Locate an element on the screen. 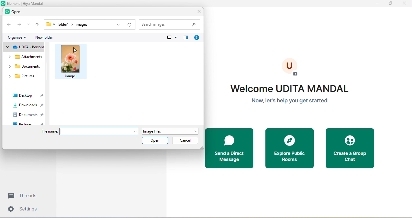 This screenshot has width=412, height=218. forward is located at coordinates (19, 25).